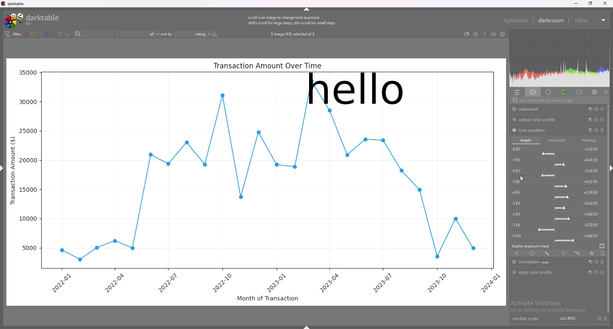  Describe the element at coordinates (13, 35) in the screenshot. I see `filter` at that location.